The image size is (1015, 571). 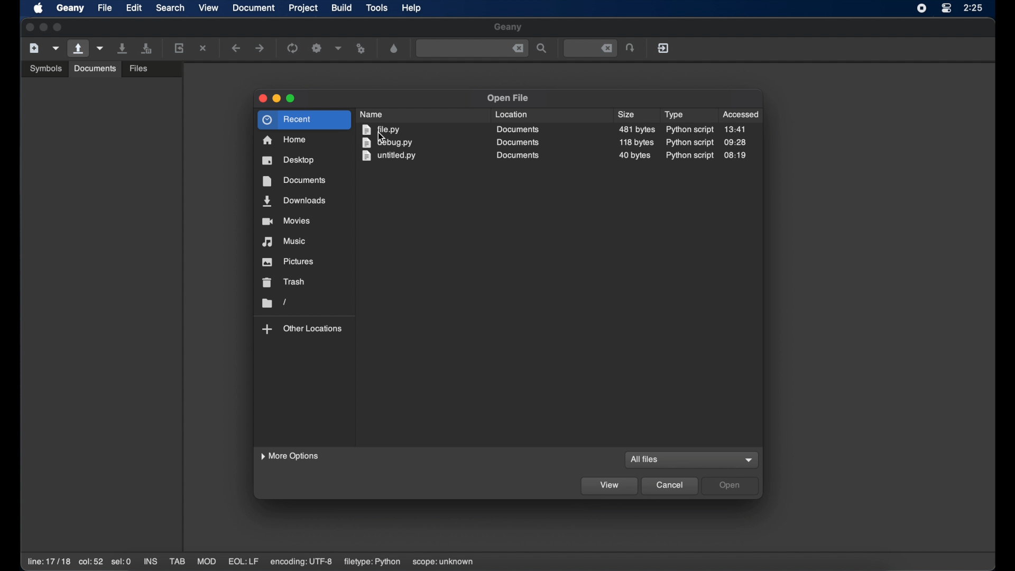 I want to click on project, so click(x=304, y=8).